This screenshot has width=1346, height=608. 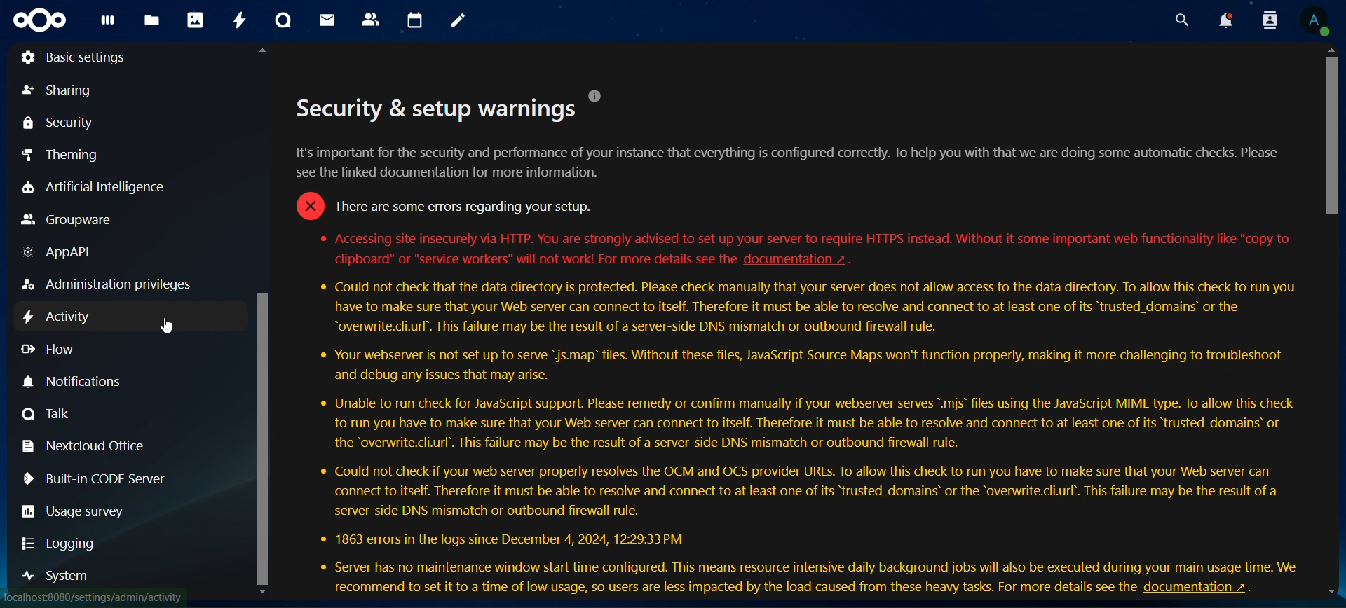 I want to click on icon, so click(x=39, y=20).